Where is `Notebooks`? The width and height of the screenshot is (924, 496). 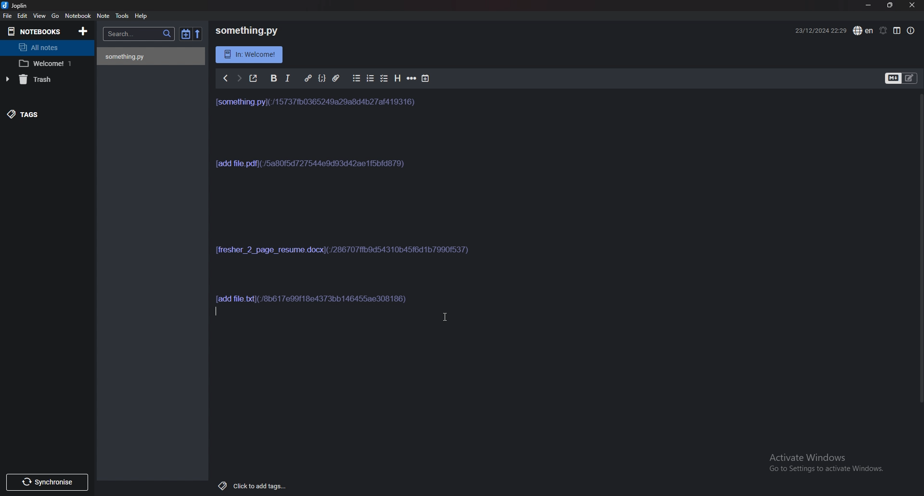
Notebooks is located at coordinates (35, 31).